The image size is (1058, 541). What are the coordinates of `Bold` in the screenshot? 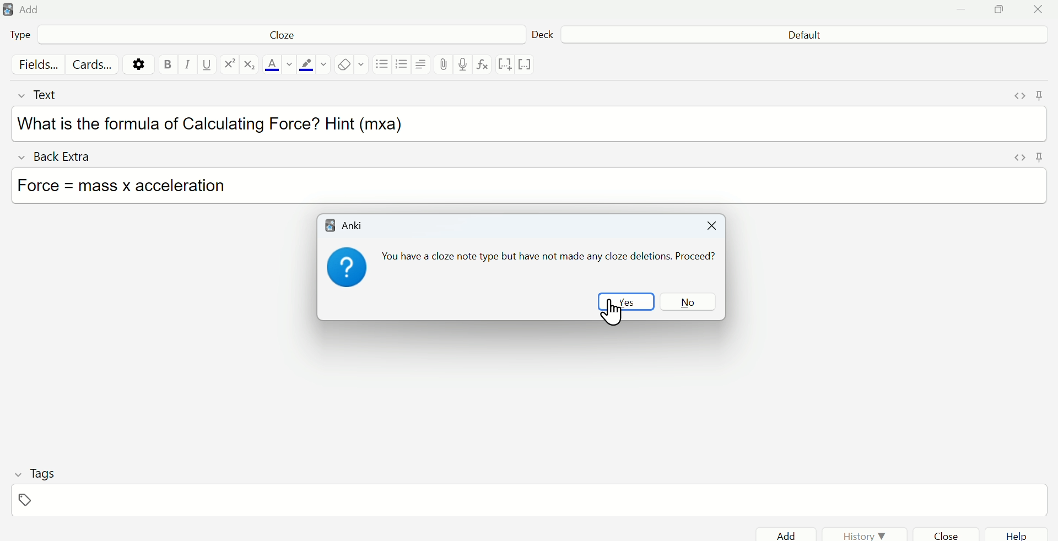 It's located at (168, 64).